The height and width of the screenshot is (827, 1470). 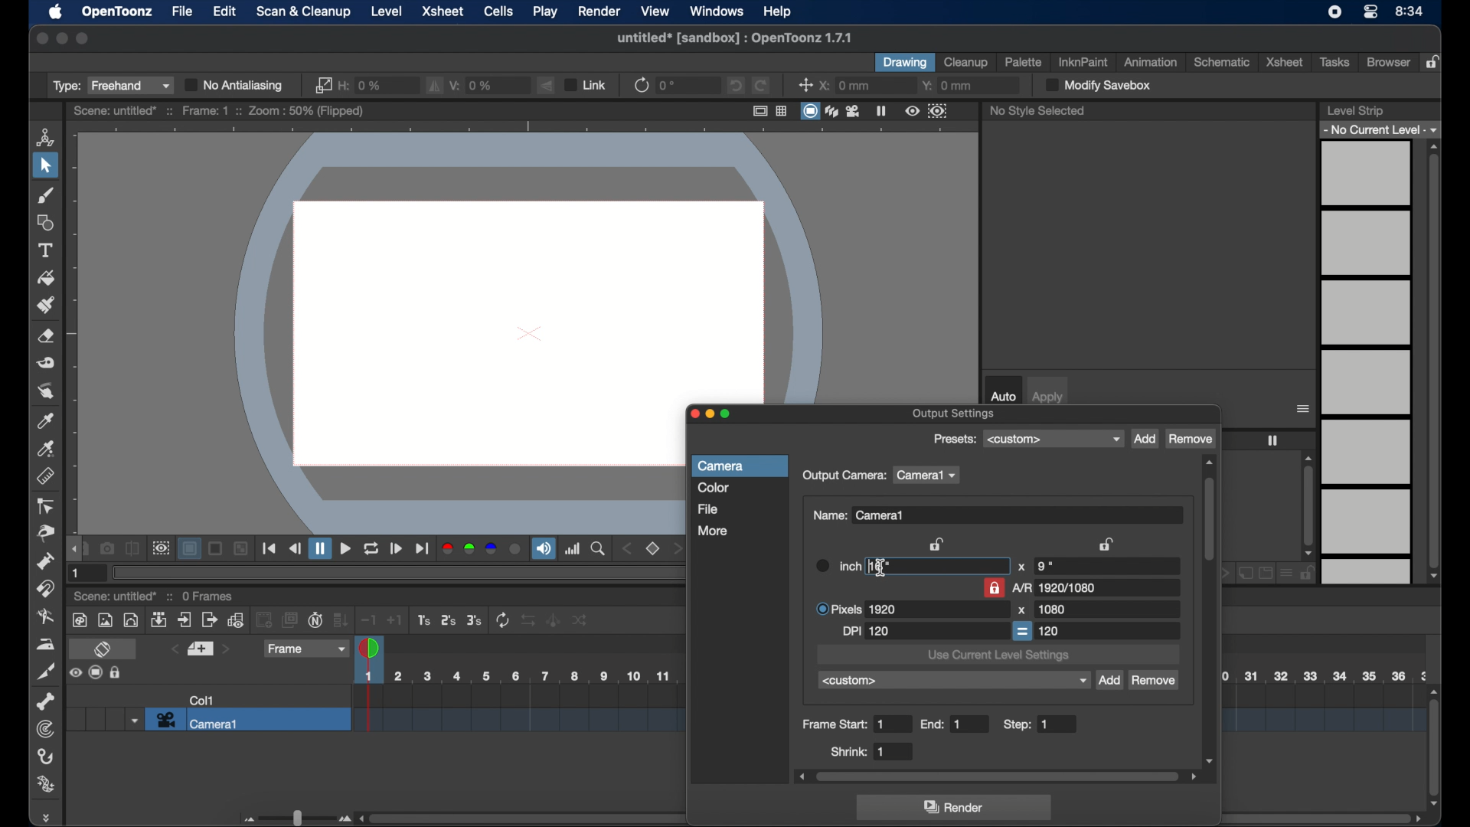 What do you see at coordinates (248, 720) in the screenshot?
I see `camera 1` at bounding box center [248, 720].